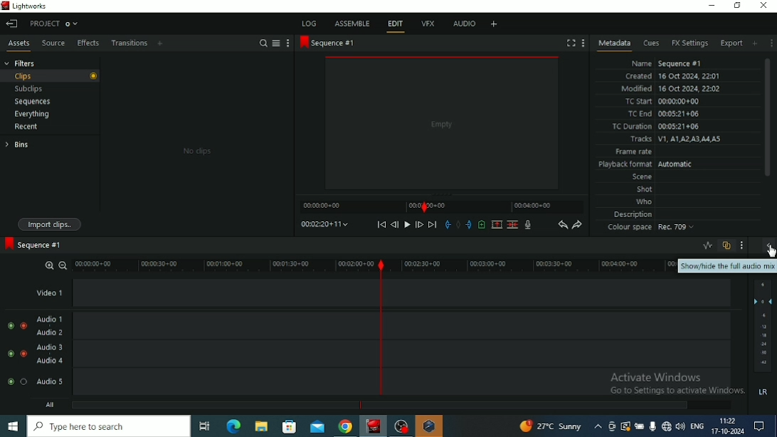  Describe the element at coordinates (430, 426) in the screenshot. I see `Taskbar icon` at that location.